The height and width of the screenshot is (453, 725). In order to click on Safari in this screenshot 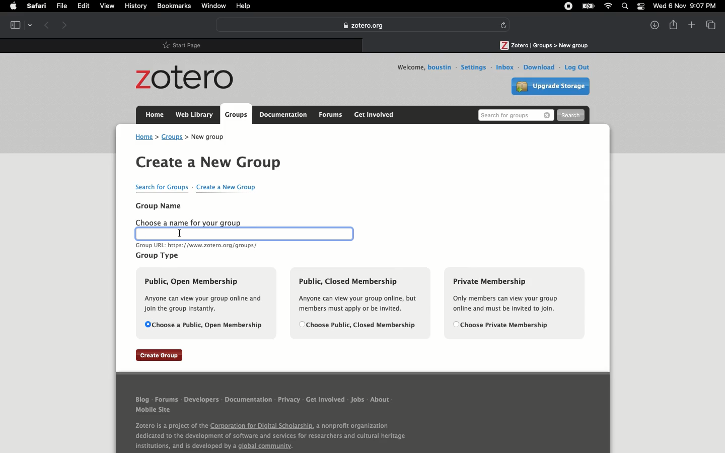, I will do `click(38, 6)`.